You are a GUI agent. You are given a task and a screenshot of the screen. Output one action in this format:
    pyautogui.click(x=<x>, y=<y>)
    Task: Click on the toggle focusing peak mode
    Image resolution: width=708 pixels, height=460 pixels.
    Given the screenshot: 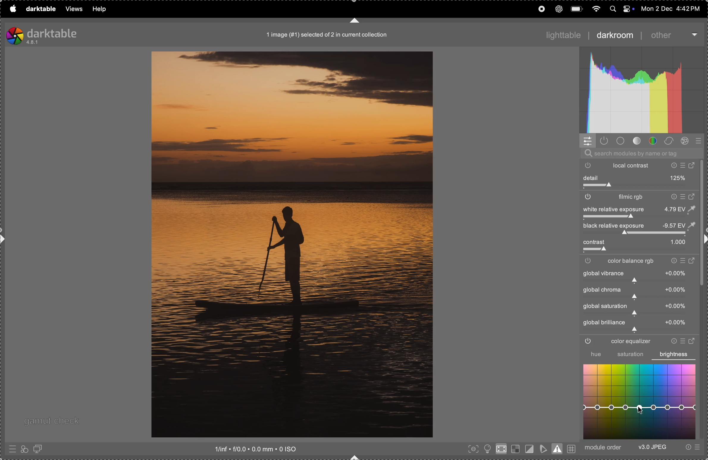 What is the action you would take?
    pyautogui.click(x=472, y=449)
    